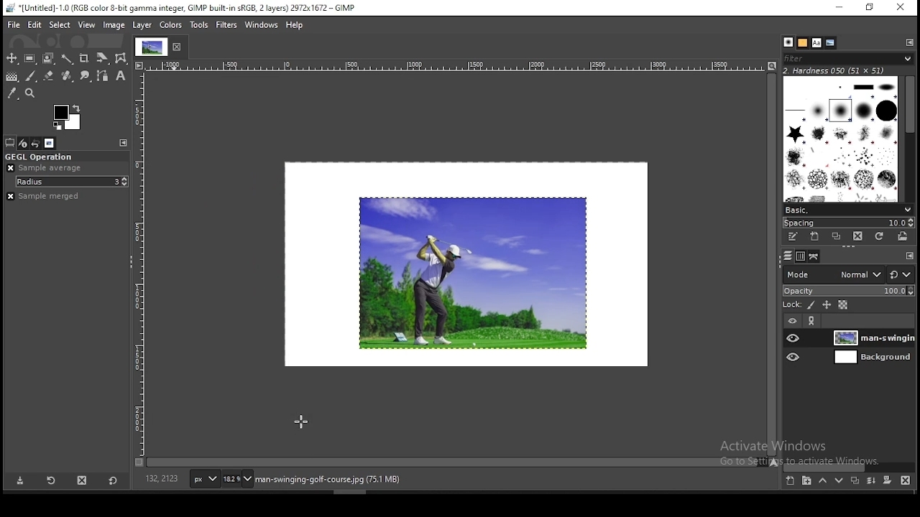 The image size is (920, 517). What do you see at coordinates (789, 481) in the screenshot?
I see `new layer group` at bounding box center [789, 481].